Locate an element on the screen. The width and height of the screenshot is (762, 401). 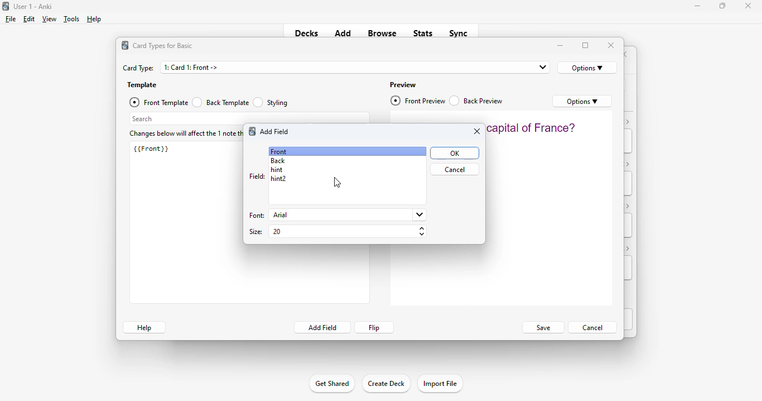
what is the capital of France? is located at coordinates (532, 127).